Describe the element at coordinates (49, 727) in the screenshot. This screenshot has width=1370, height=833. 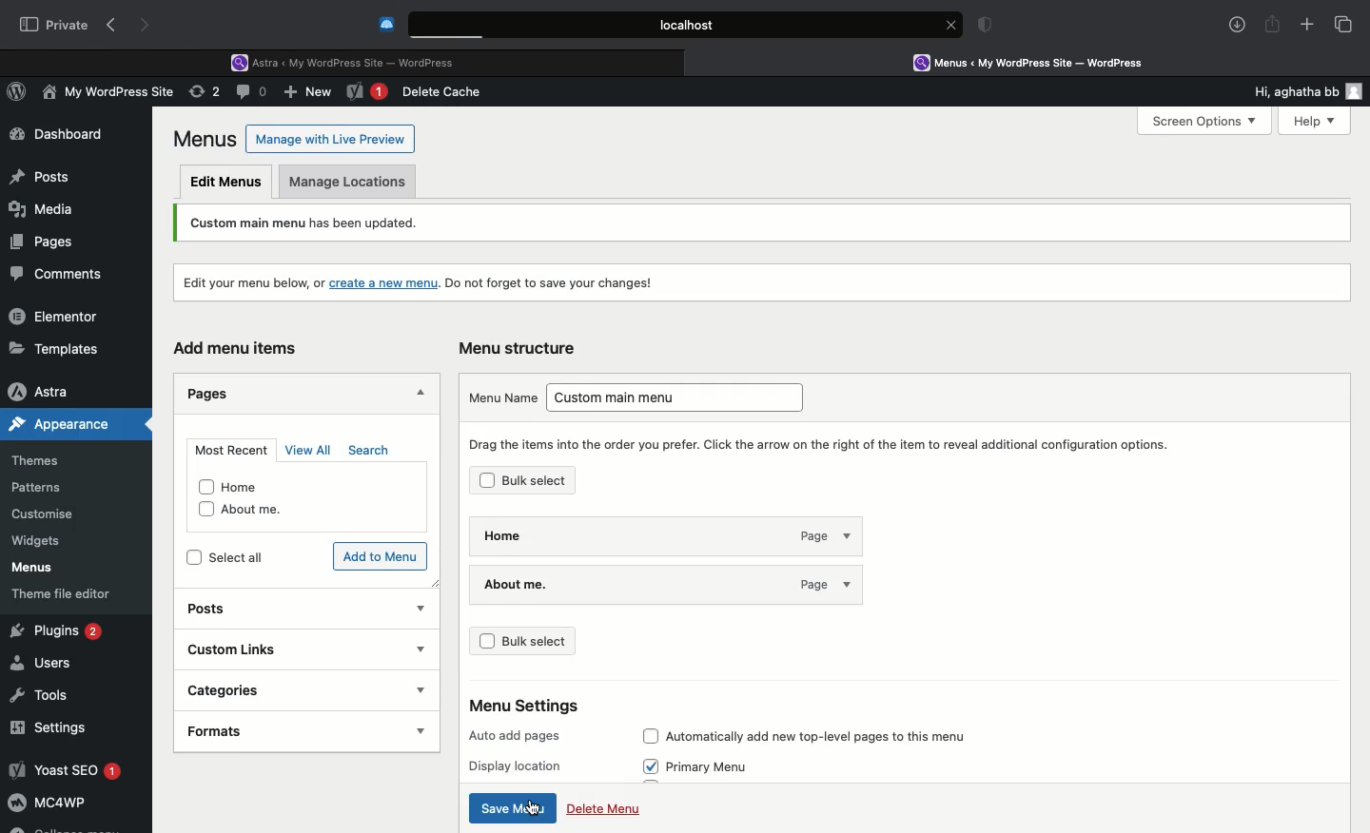
I see `Settings` at that location.